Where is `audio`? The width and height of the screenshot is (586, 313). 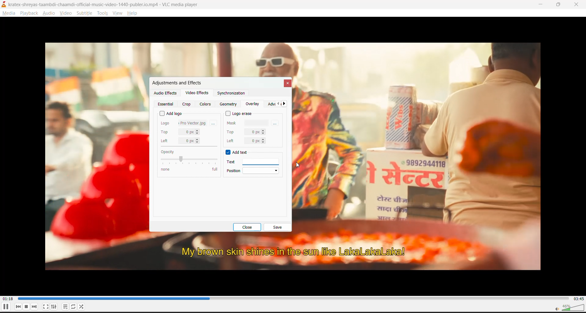
audio is located at coordinates (50, 14).